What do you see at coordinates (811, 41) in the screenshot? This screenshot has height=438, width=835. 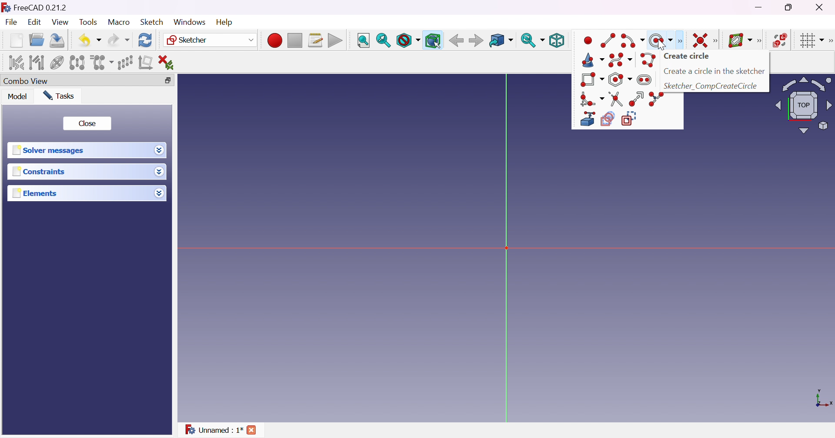 I see `Toggle grid` at bounding box center [811, 41].